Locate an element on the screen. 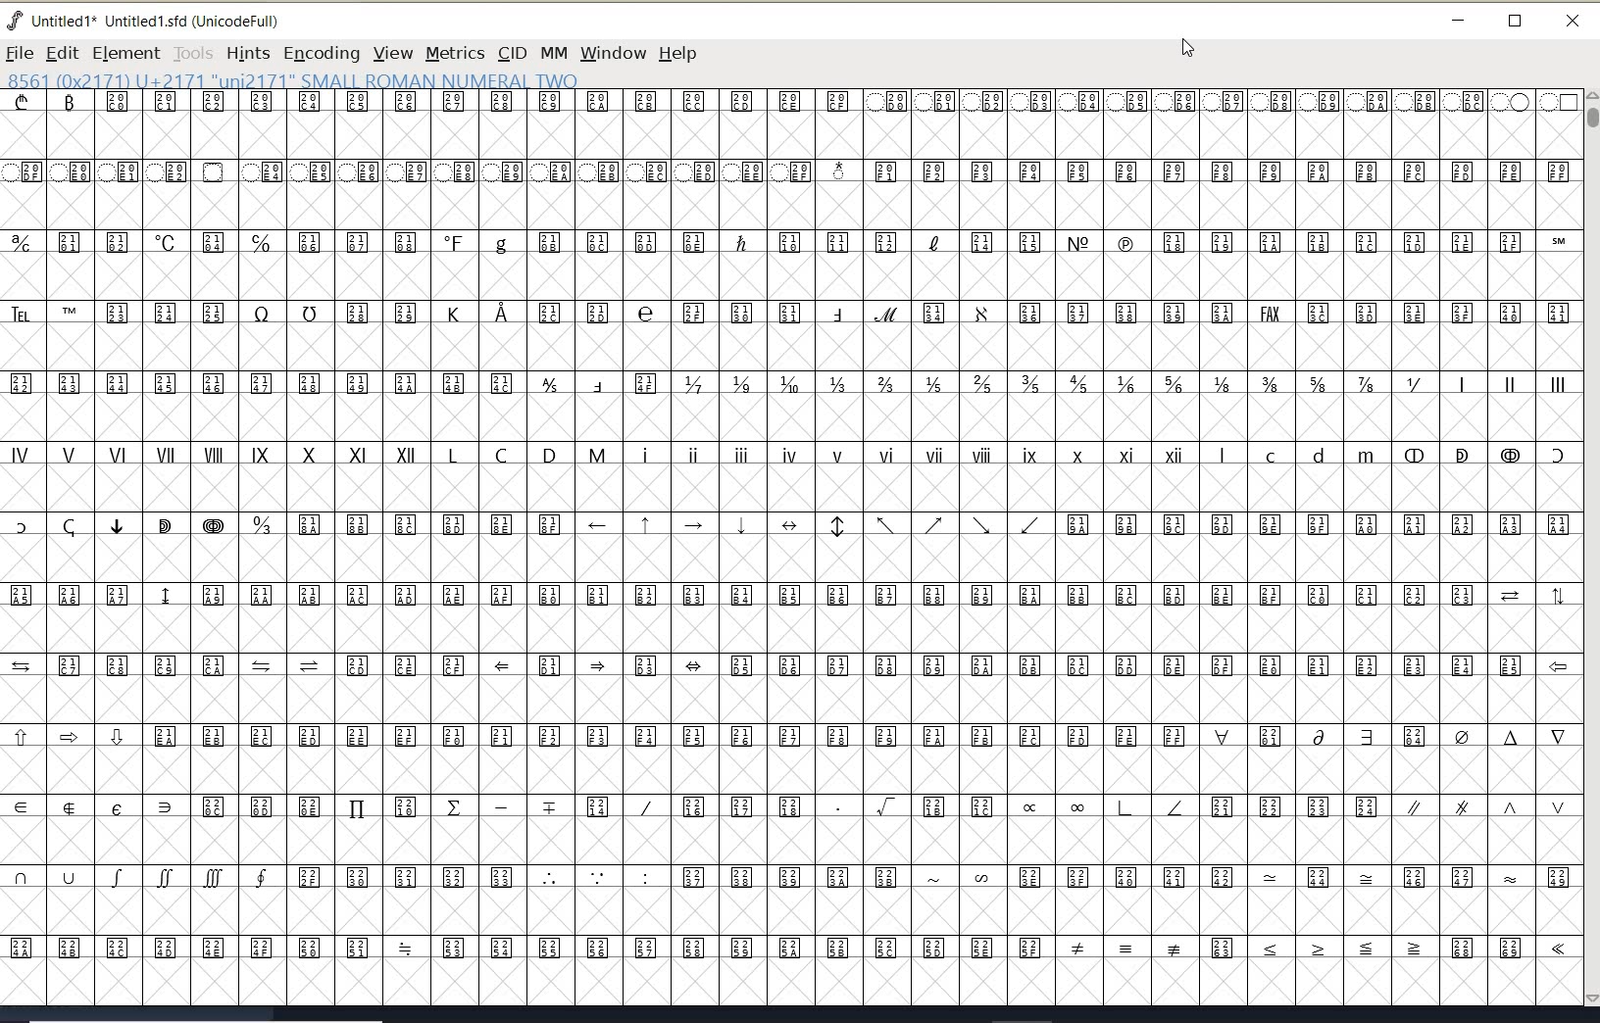 Image resolution: width=1600 pixels, height=1023 pixels. METRICS is located at coordinates (455, 53).